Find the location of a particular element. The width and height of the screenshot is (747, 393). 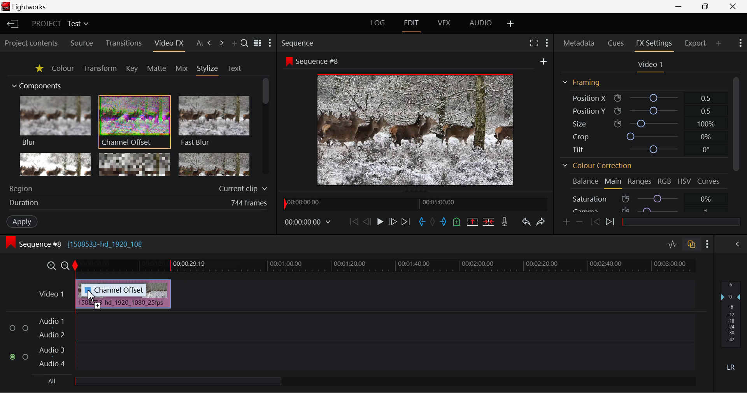

Region is located at coordinates (140, 187).